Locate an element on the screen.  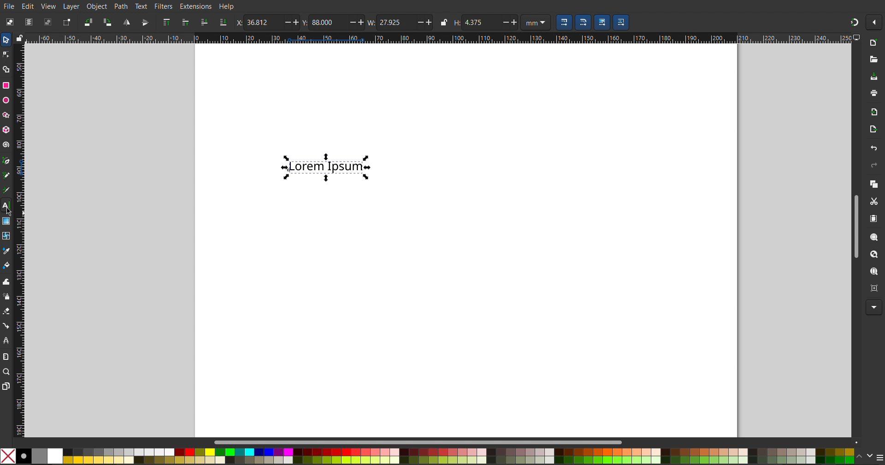
View is located at coordinates (48, 6).